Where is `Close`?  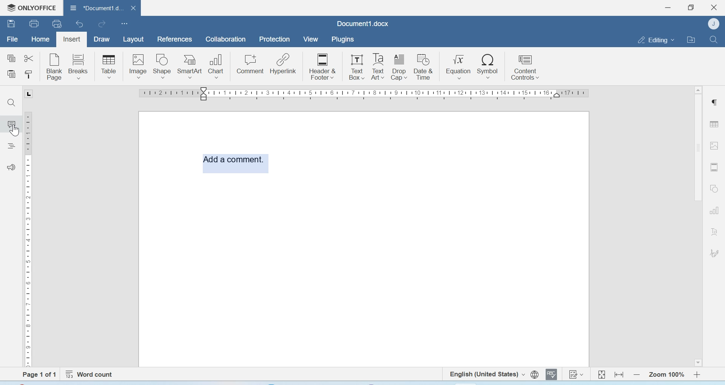 Close is located at coordinates (715, 8).